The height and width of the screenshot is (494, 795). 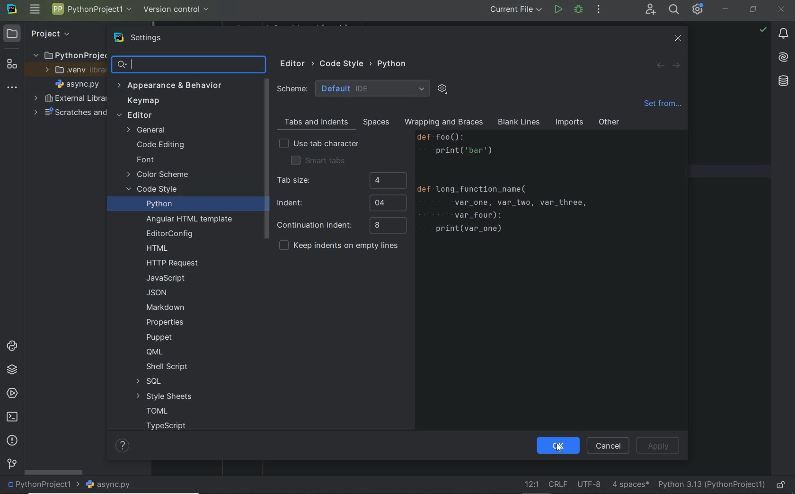 What do you see at coordinates (148, 381) in the screenshot?
I see `SQL` at bounding box center [148, 381].